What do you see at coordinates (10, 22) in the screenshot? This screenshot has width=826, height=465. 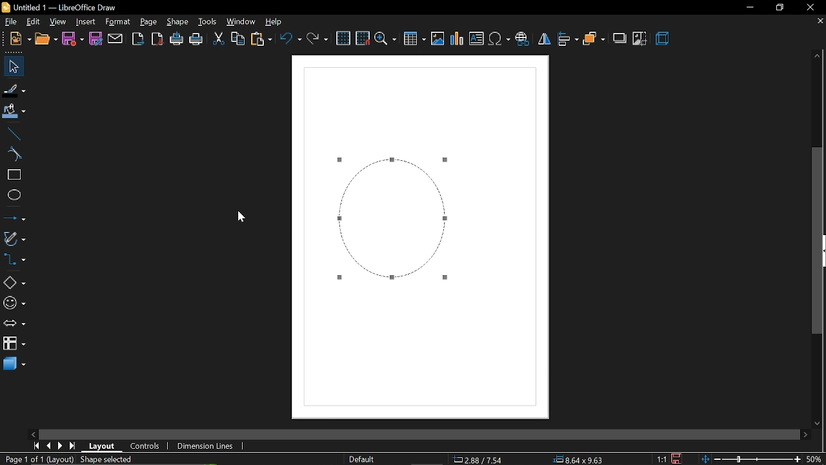 I see `file` at bounding box center [10, 22].